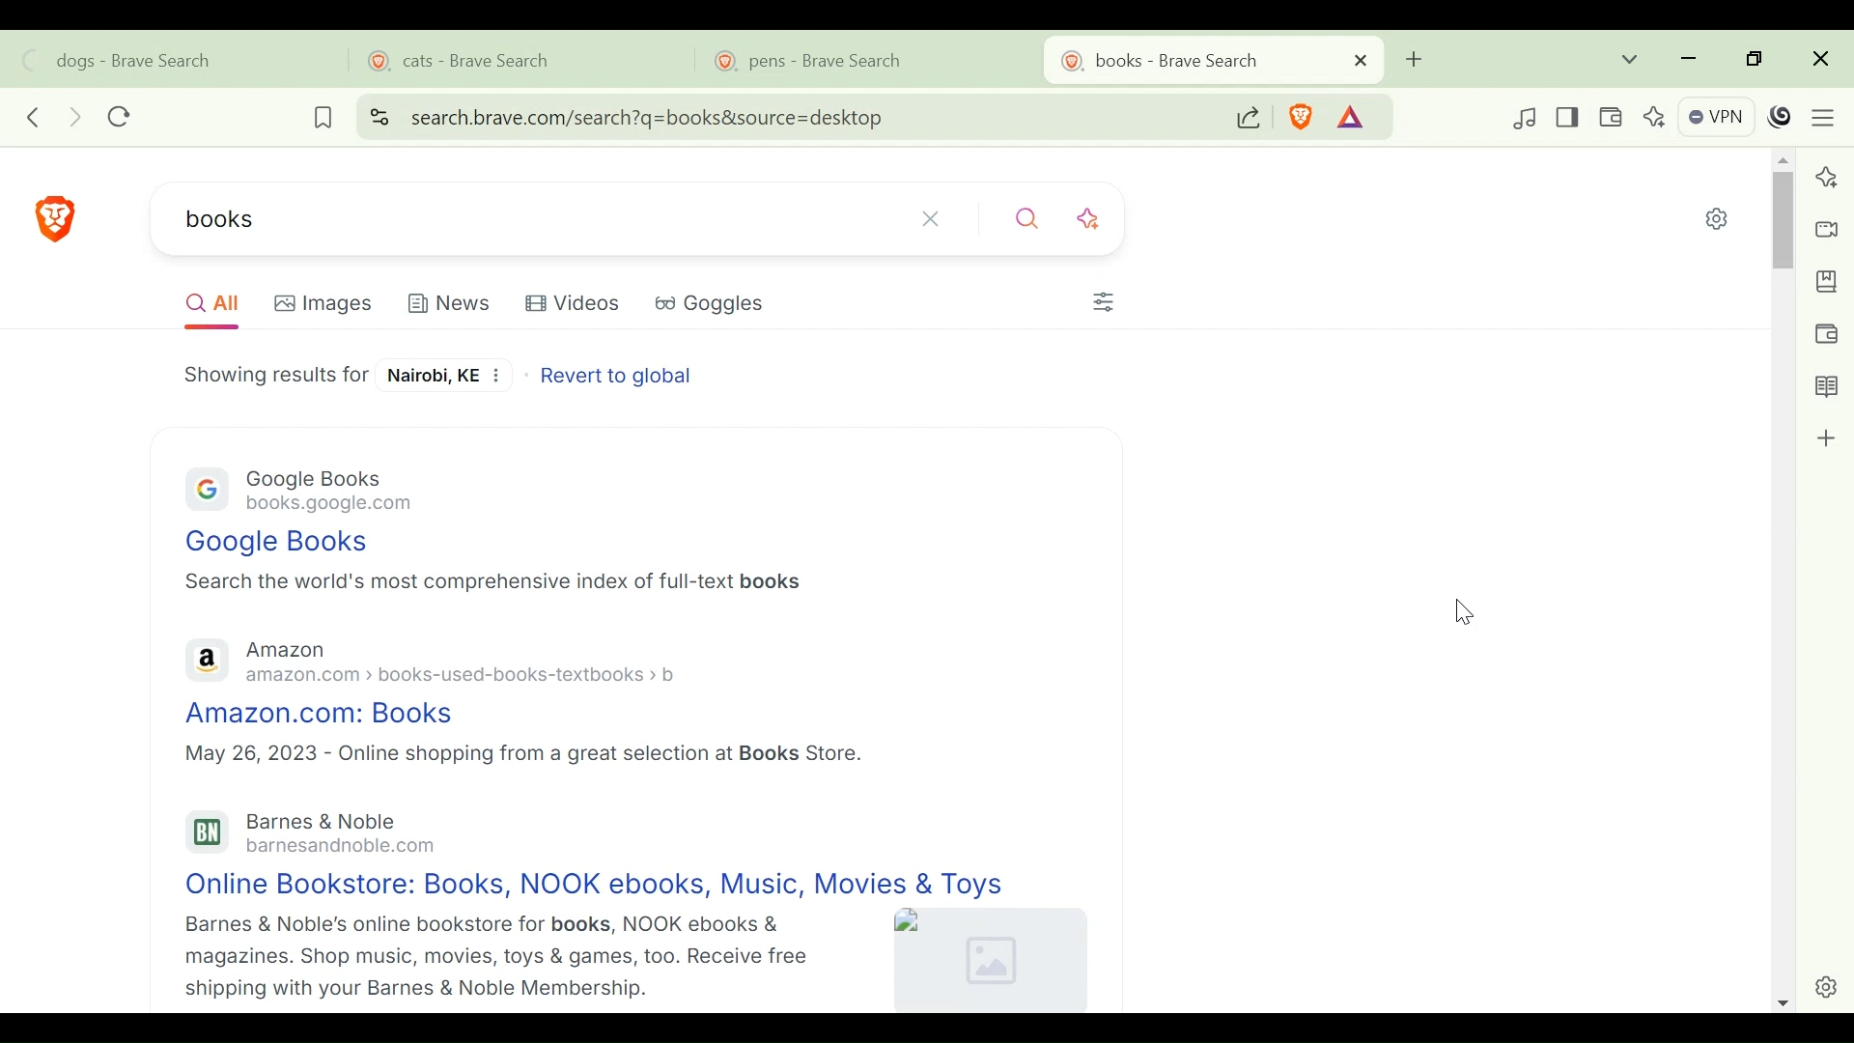 The image size is (1854, 1043). I want to click on Google Books
Search the world's most comprehensive index of full-text books, so click(491, 563).